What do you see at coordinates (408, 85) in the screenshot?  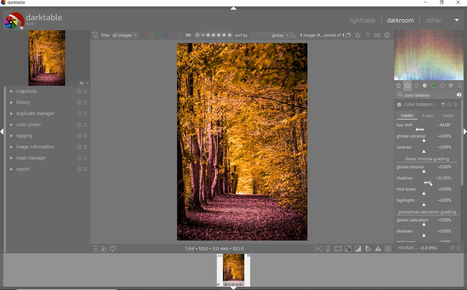 I see `show only active module` at bounding box center [408, 85].